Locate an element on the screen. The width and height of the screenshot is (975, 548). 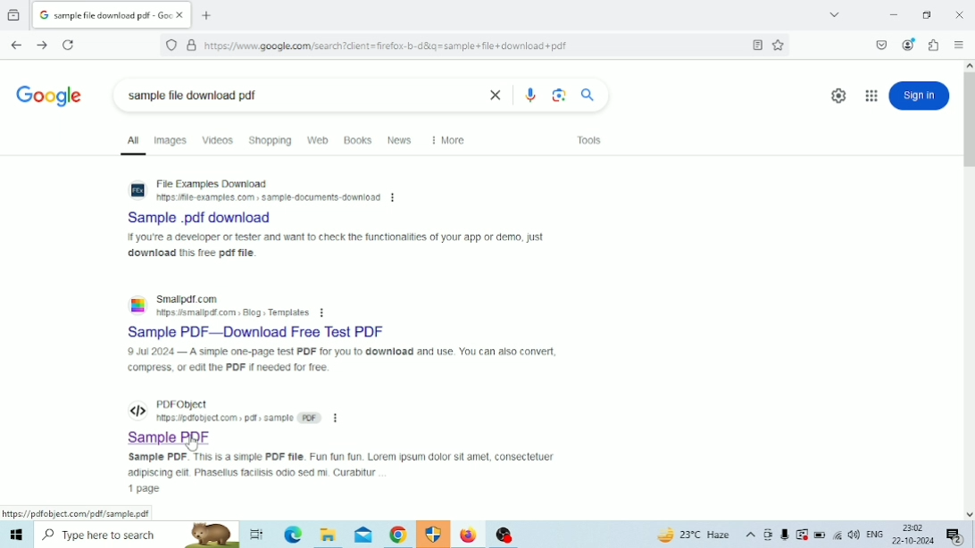
Temperature is located at coordinates (693, 535).